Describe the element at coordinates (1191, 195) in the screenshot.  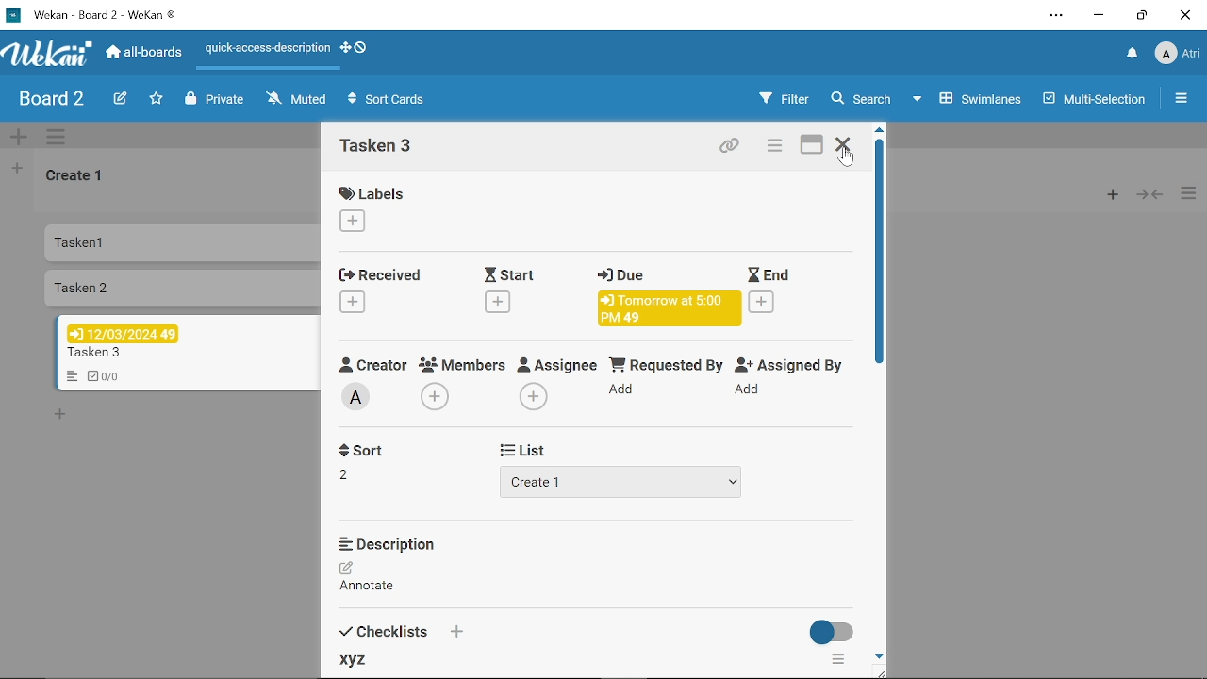
I see `More` at that location.